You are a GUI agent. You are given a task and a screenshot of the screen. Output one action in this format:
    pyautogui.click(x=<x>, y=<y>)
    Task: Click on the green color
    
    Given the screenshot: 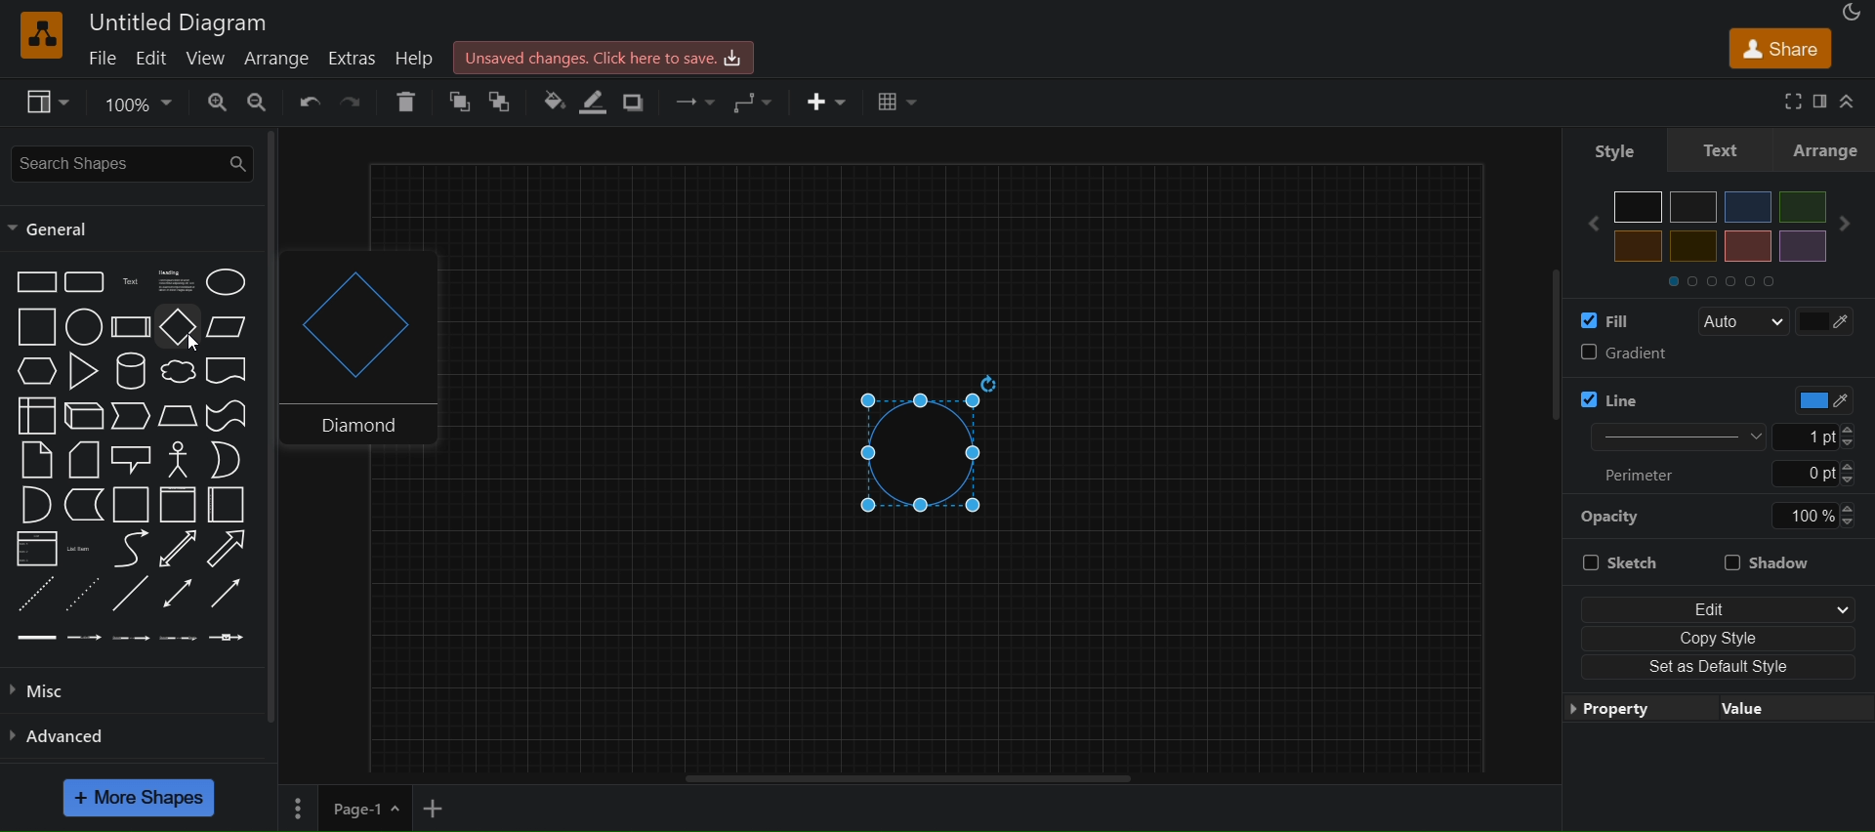 What is the action you would take?
    pyautogui.click(x=1801, y=206)
    